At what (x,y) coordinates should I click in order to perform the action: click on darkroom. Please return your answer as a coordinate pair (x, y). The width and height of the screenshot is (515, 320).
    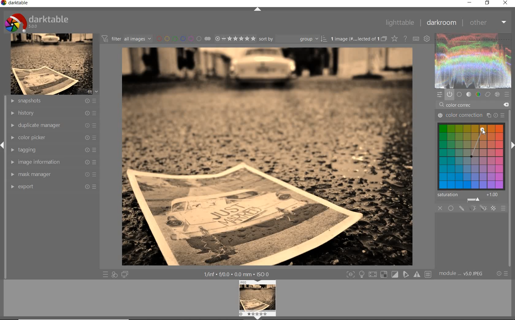
    Looking at the image, I should click on (441, 22).